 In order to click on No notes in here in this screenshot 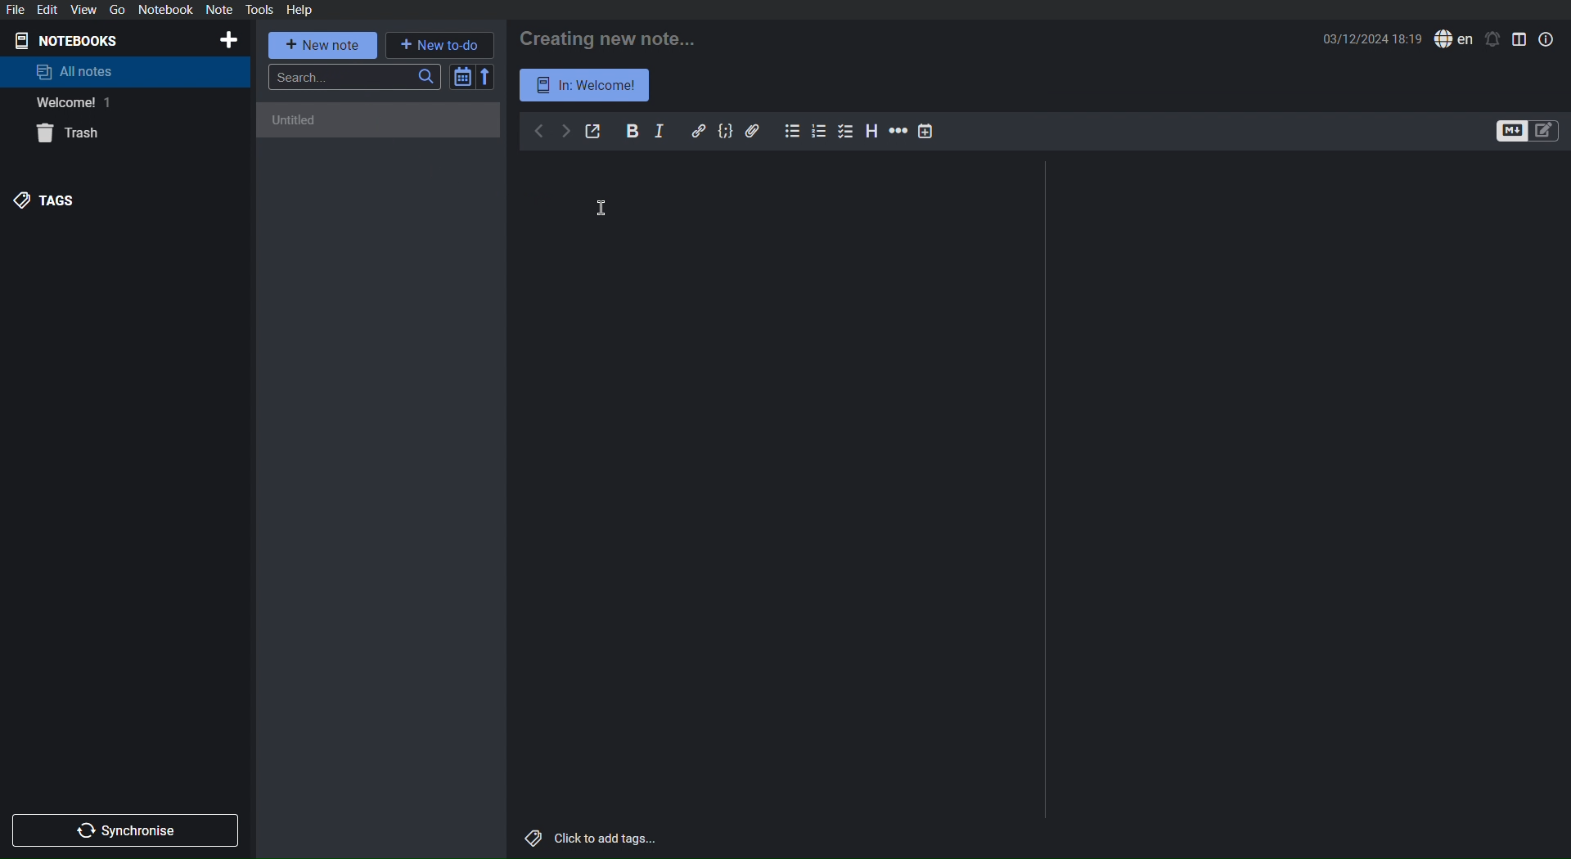, I will do `click(381, 128)`.